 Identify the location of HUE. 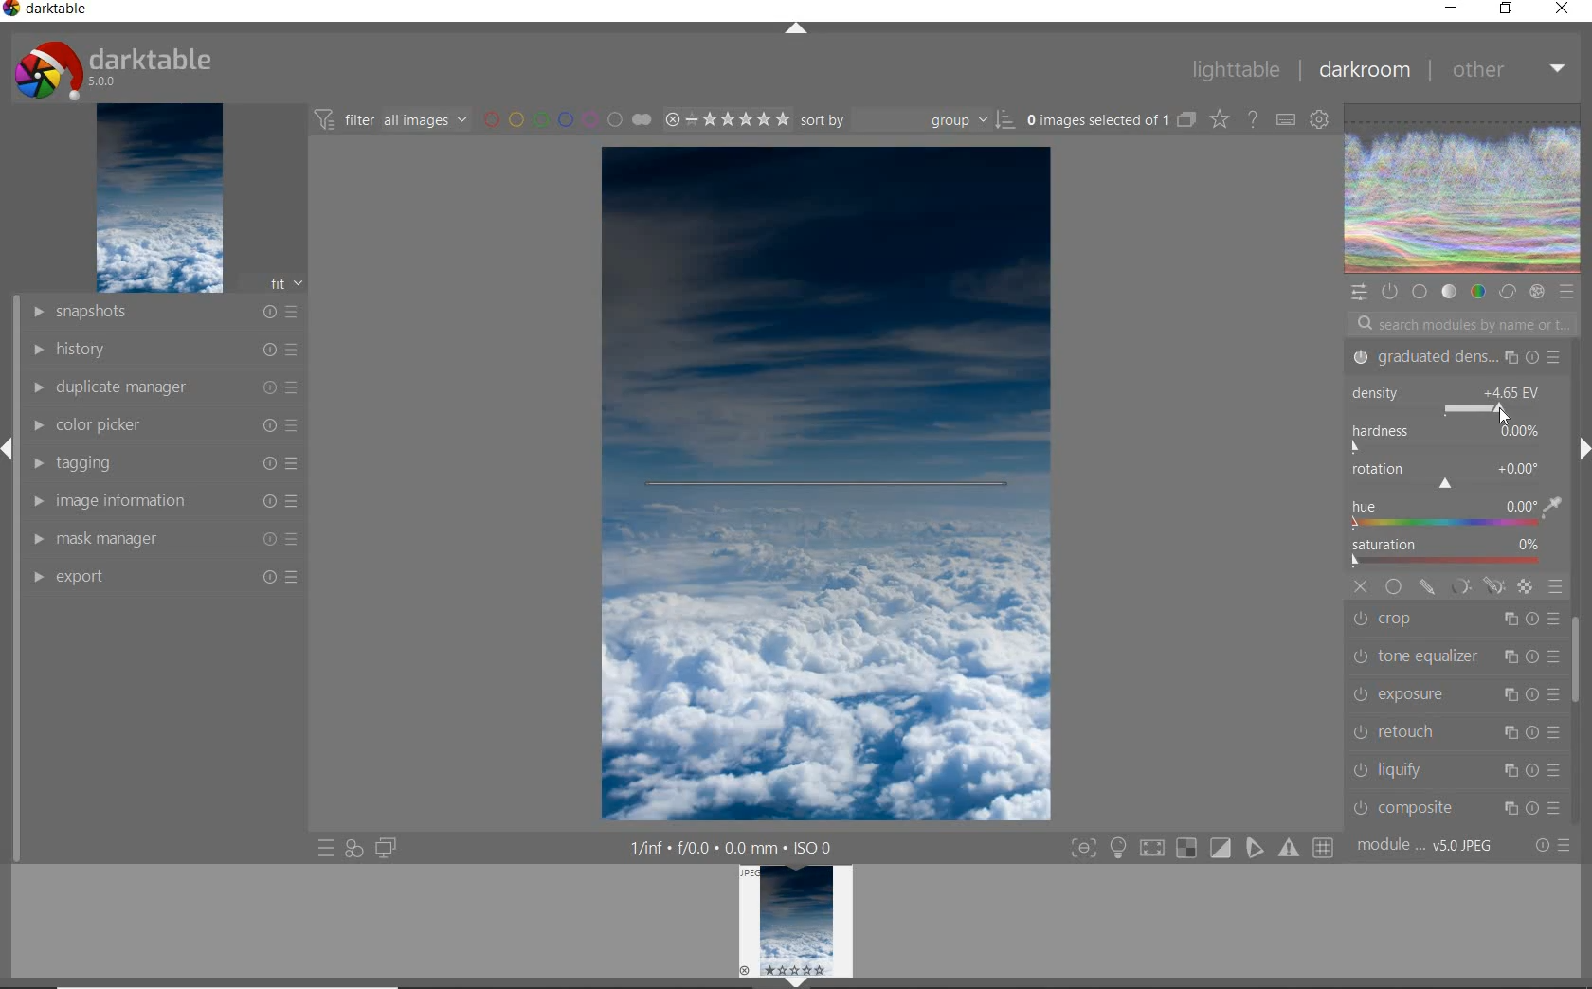
(1456, 515).